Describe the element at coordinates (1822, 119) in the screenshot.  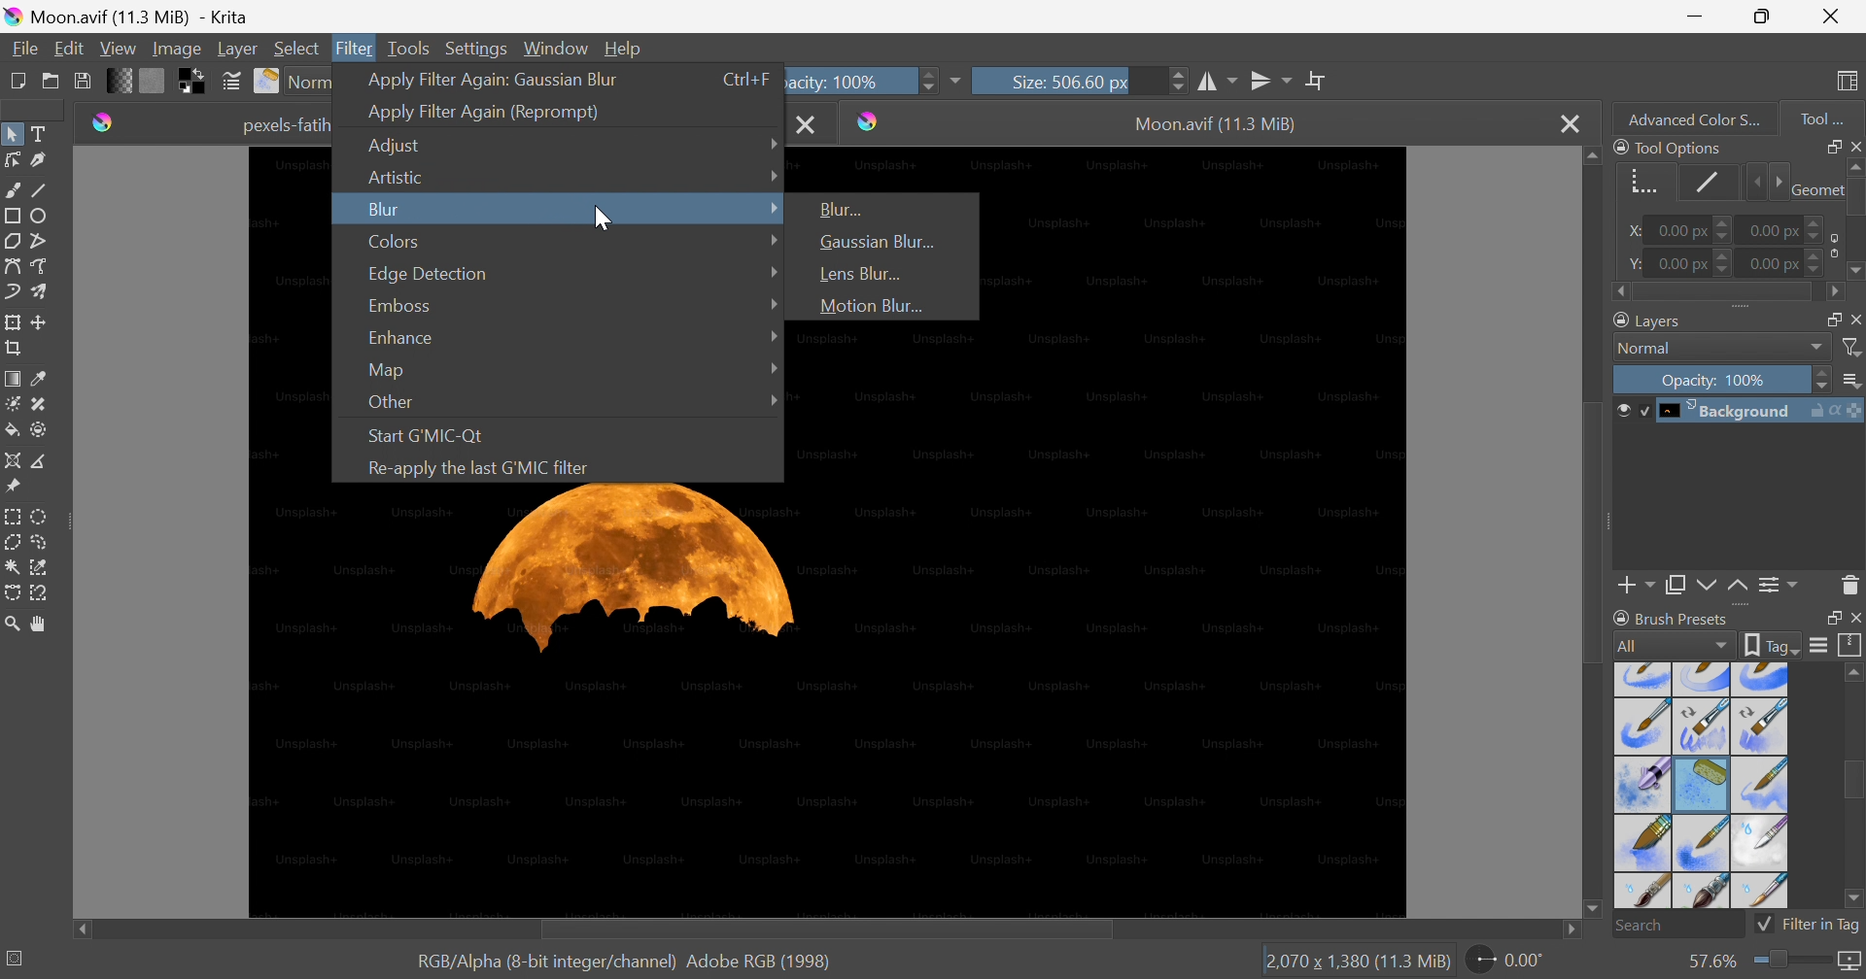
I see `Tool` at that location.